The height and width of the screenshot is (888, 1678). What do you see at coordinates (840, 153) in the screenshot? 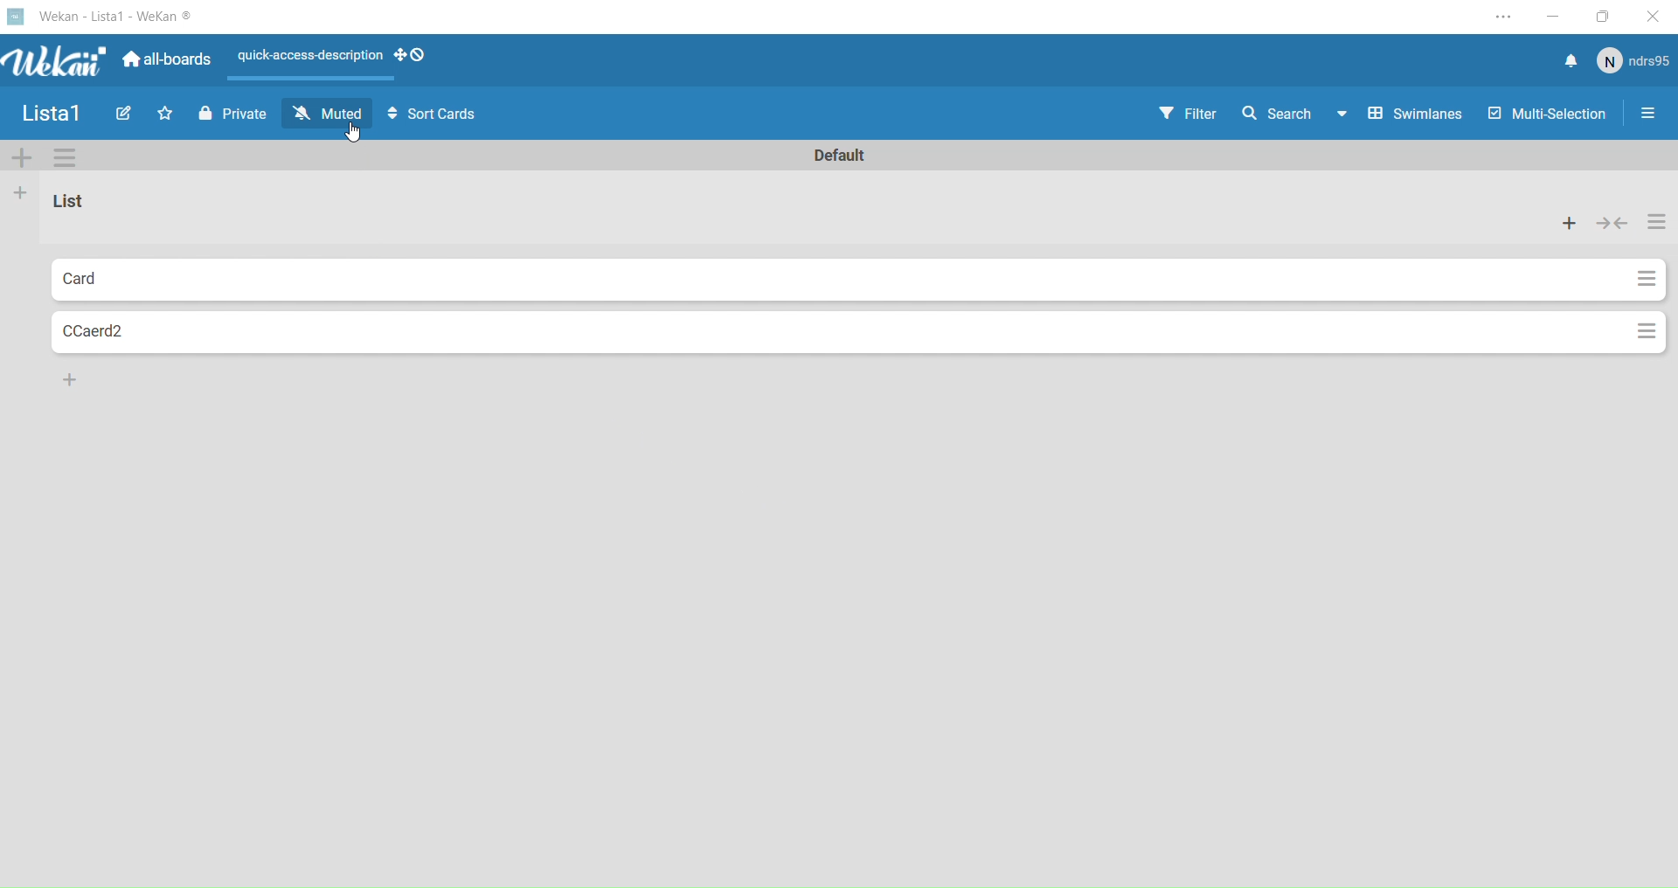
I see `Default` at bounding box center [840, 153].